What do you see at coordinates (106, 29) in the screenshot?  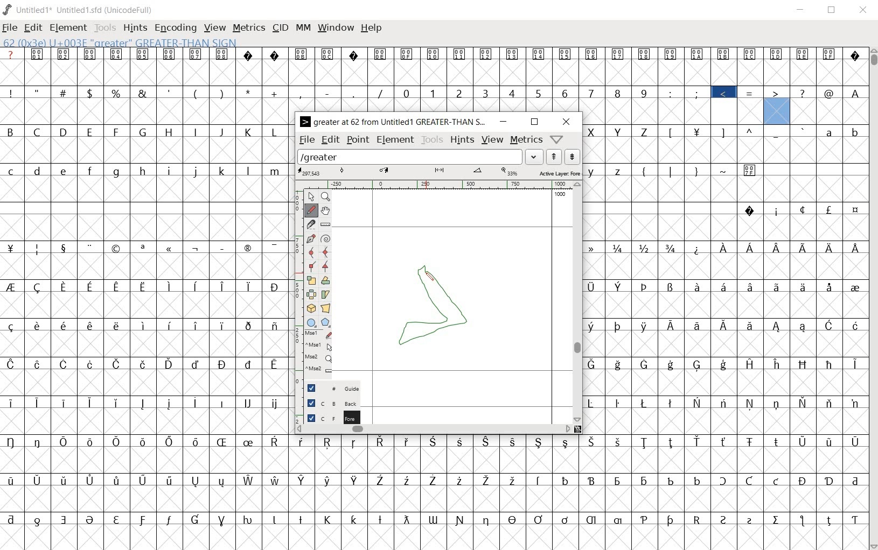 I see `tools` at bounding box center [106, 29].